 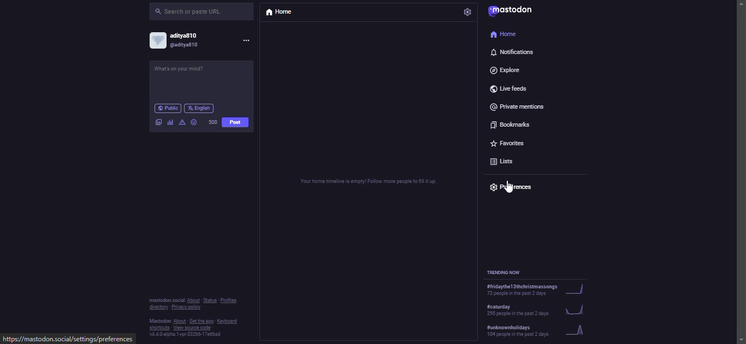 What do you see at coordinates (511, 186) in the screenshot?
I see `preferences` at bounding box center [511, 186].